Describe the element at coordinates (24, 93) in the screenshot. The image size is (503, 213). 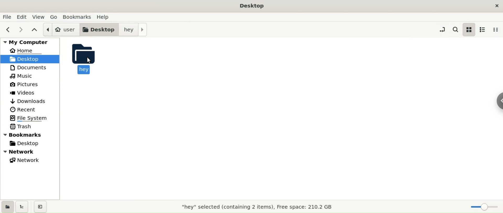
I see `videos` at that location.